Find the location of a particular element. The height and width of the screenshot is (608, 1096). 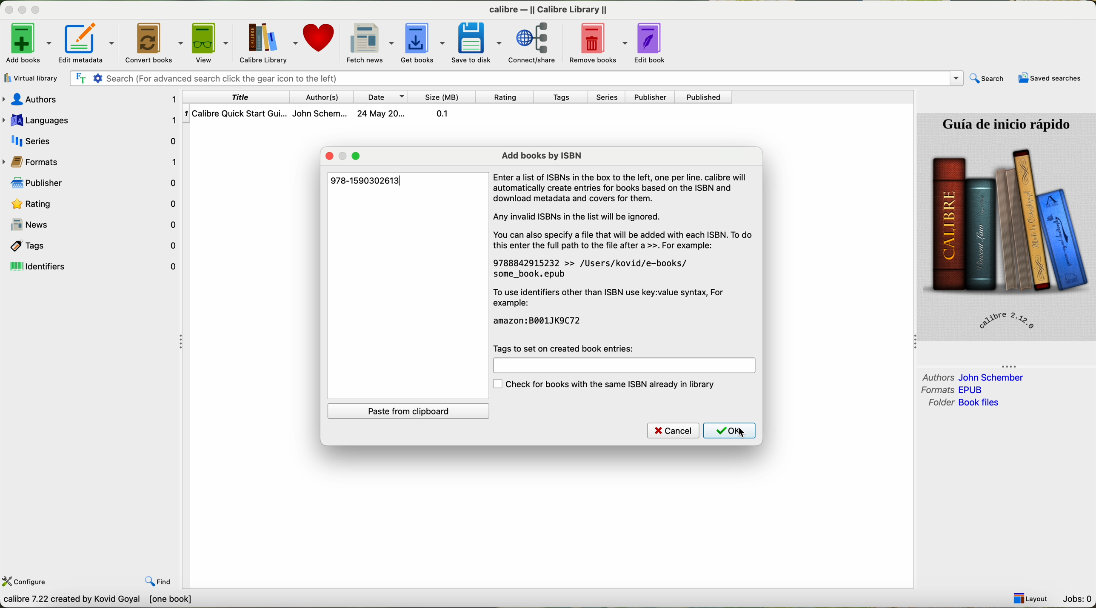

identifiers is located at coordinates (92, 267).